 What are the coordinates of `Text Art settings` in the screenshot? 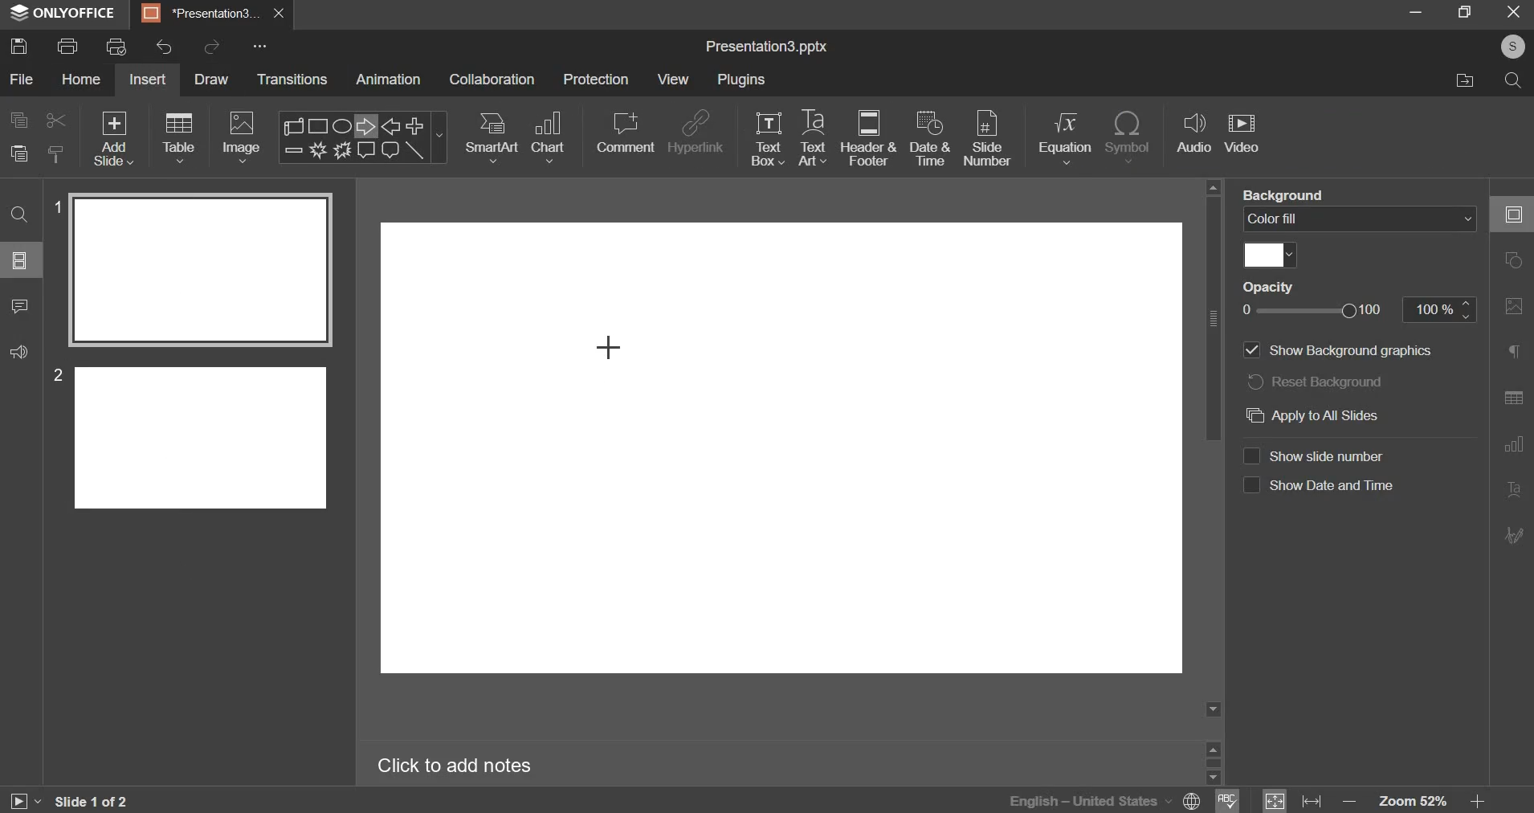 It's located at (1514, 490).